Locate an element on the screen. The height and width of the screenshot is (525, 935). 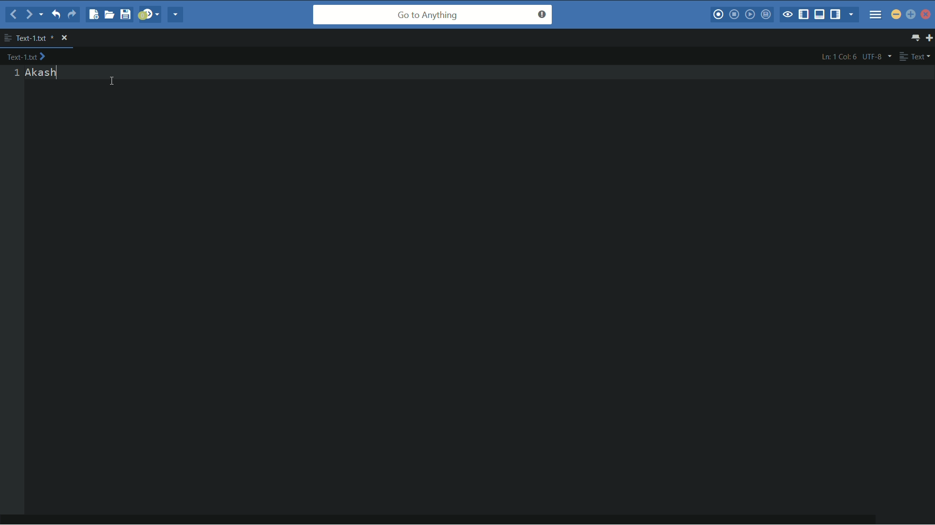
record macro is located at coordinates (718, 14).